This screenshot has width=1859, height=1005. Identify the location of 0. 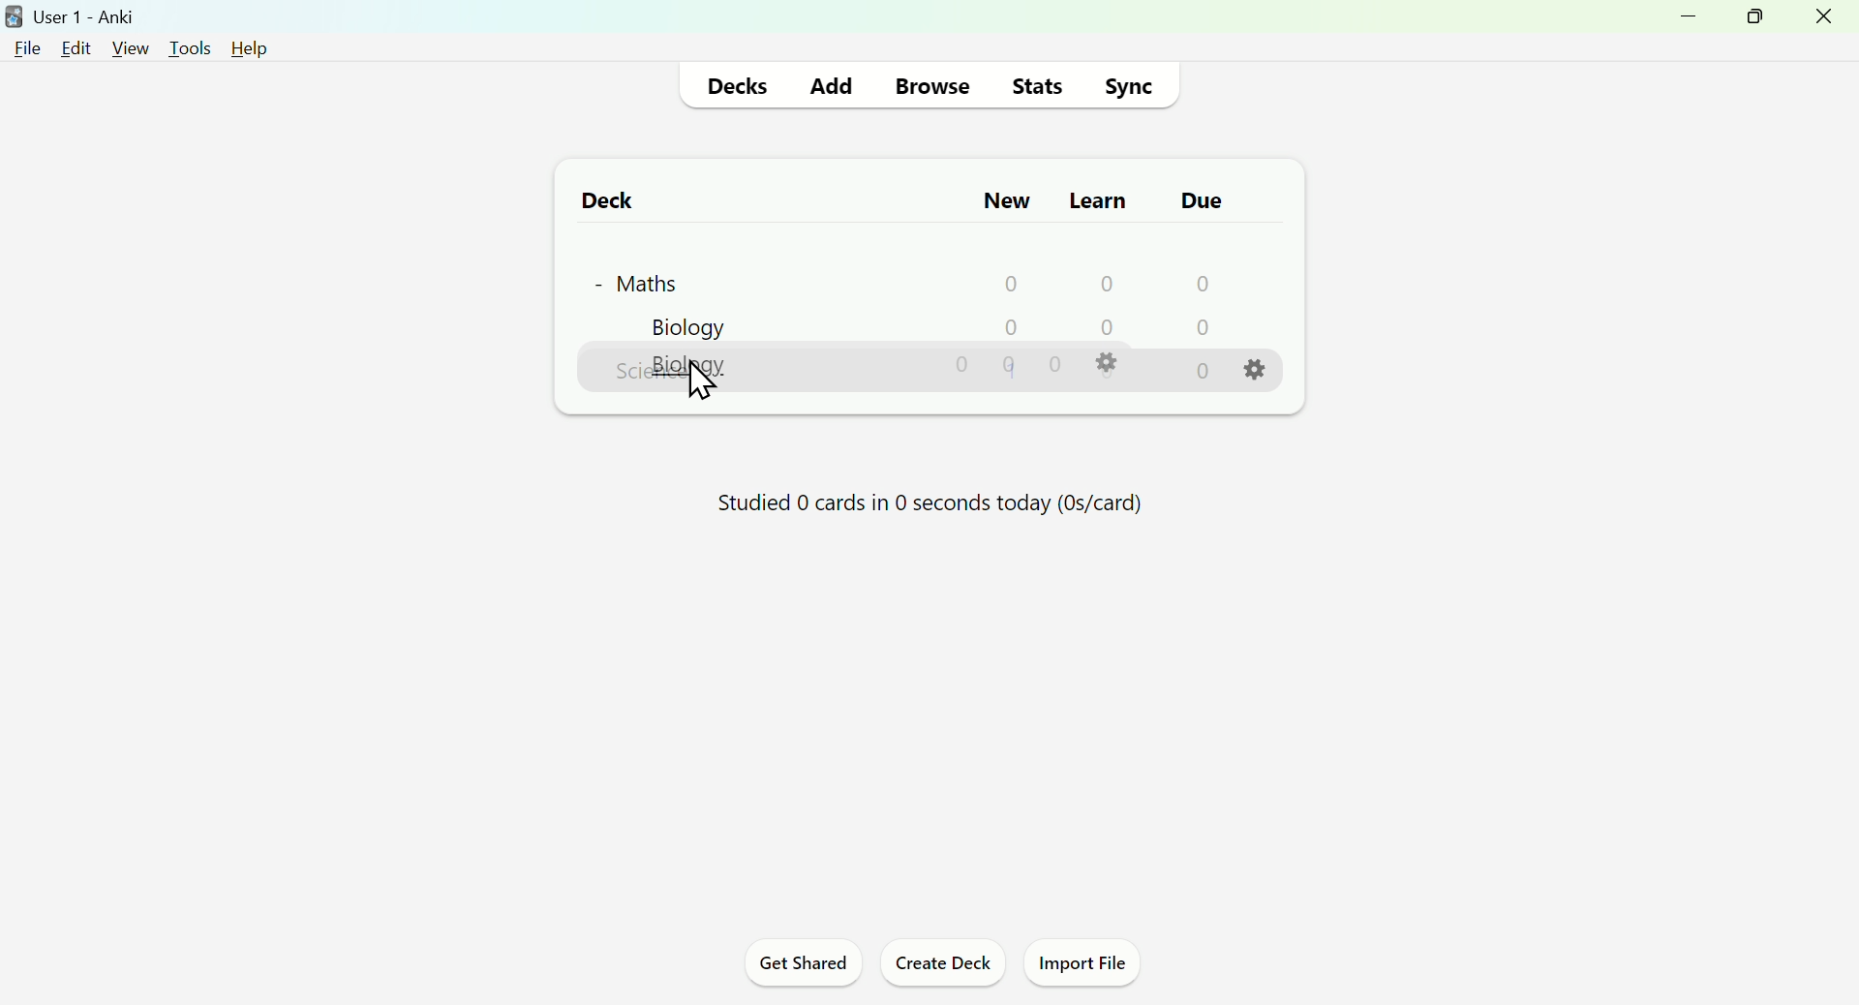
(1199, 329).